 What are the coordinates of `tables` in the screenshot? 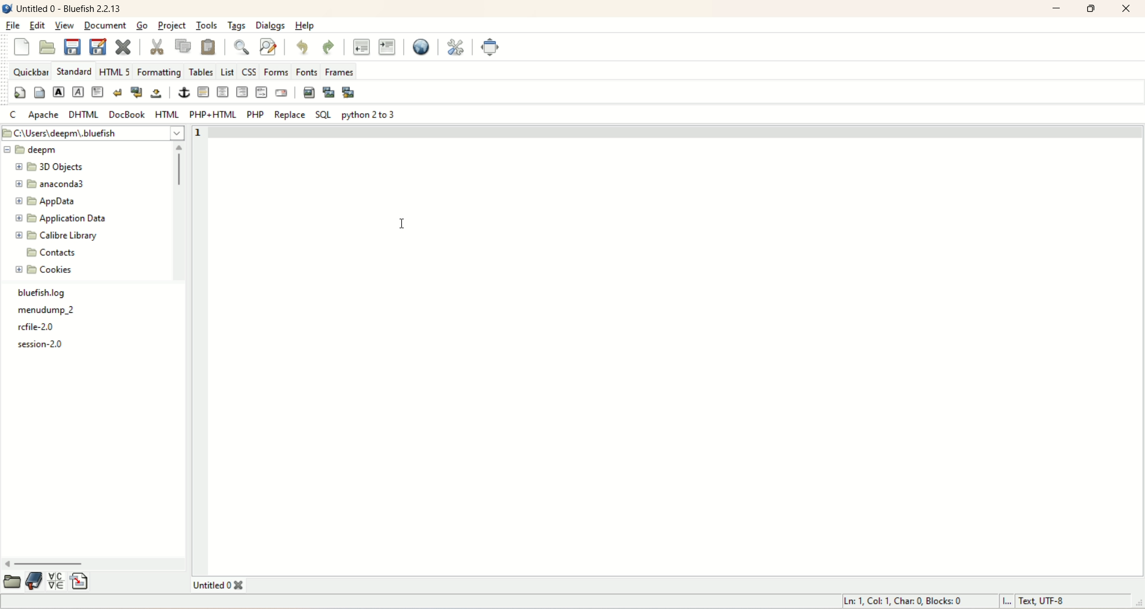 It's located at (201, 72).